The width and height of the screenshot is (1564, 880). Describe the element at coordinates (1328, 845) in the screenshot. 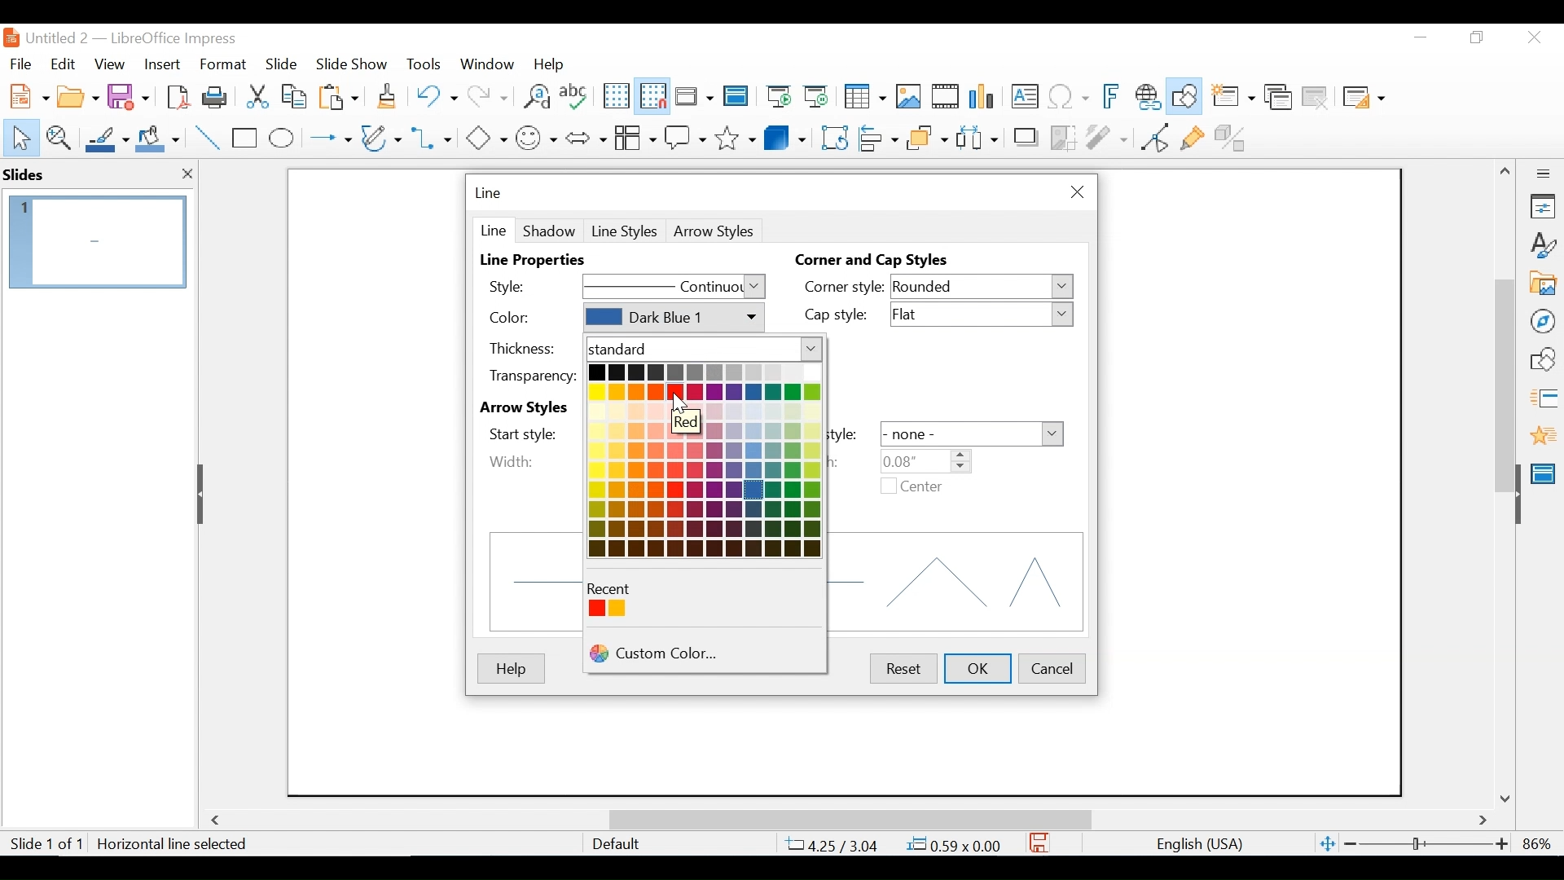

I see `Fit Slide to current window` at that location.